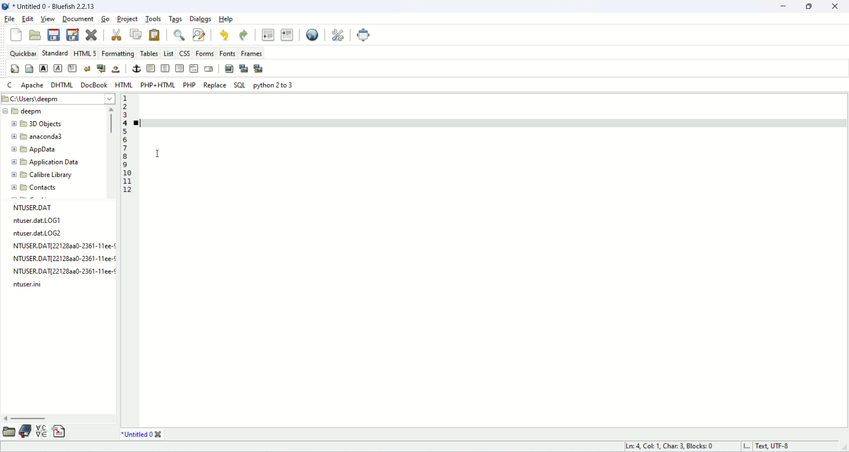 This screenshot has width=849, height=452. I want to click on dhtml, so click(64, 85).